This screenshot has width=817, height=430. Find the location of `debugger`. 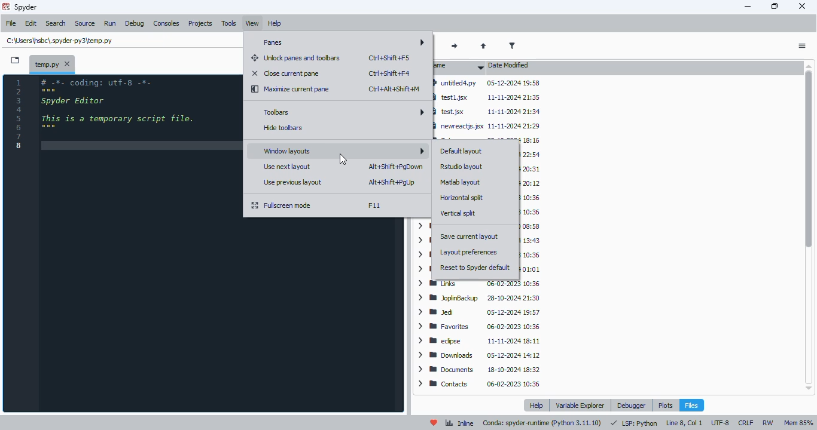

debugger is located at coordinates (632, 406).